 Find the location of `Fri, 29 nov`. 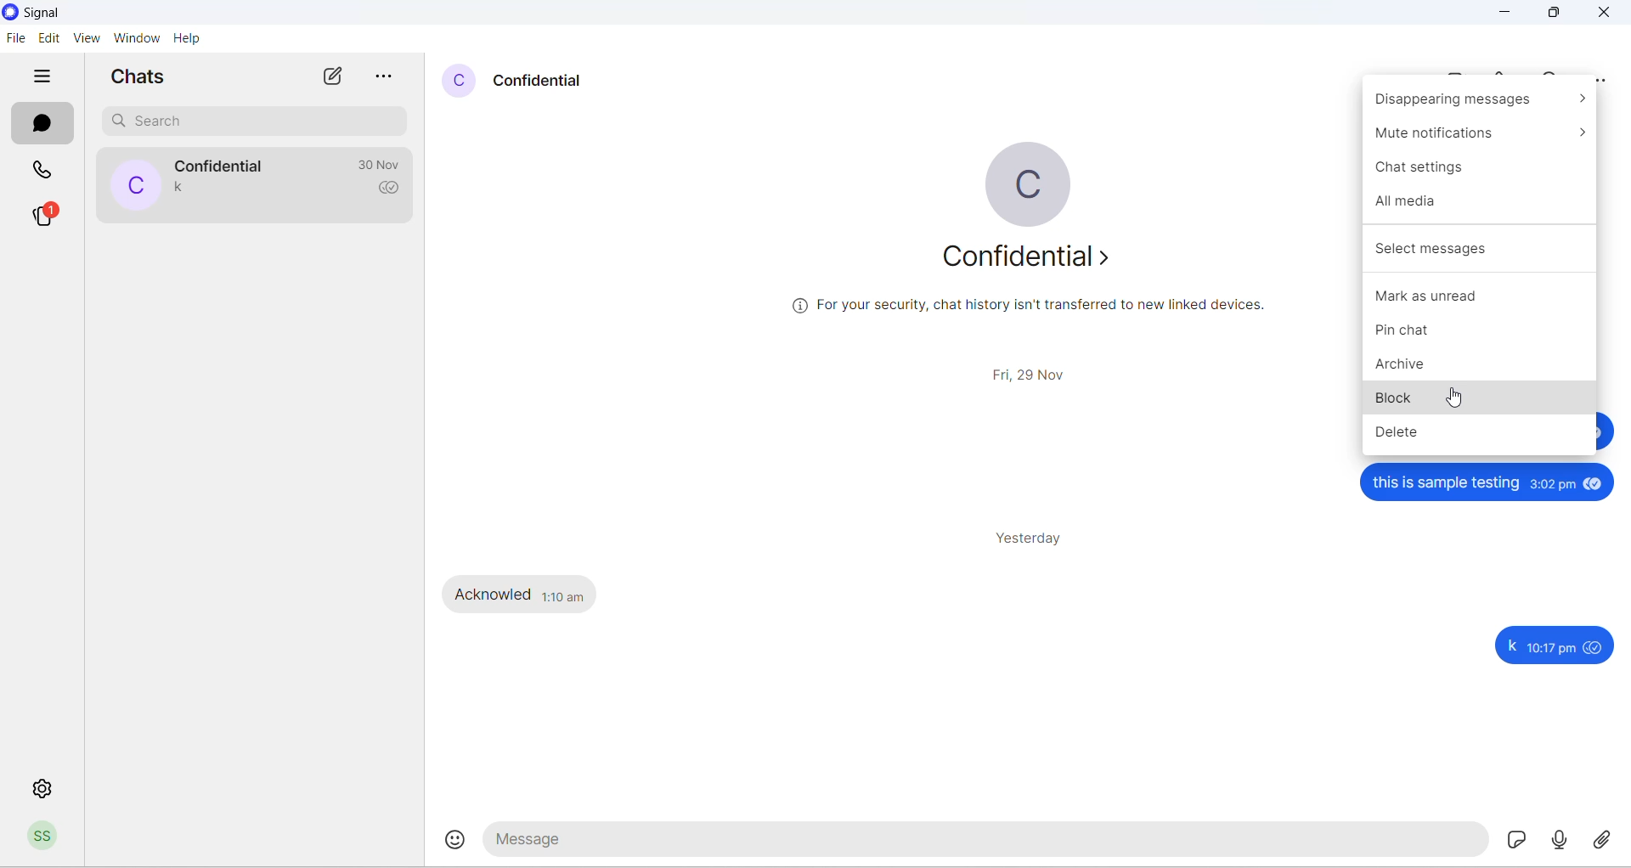

Fri, 29 nov is located at coordinates (1033, 374).